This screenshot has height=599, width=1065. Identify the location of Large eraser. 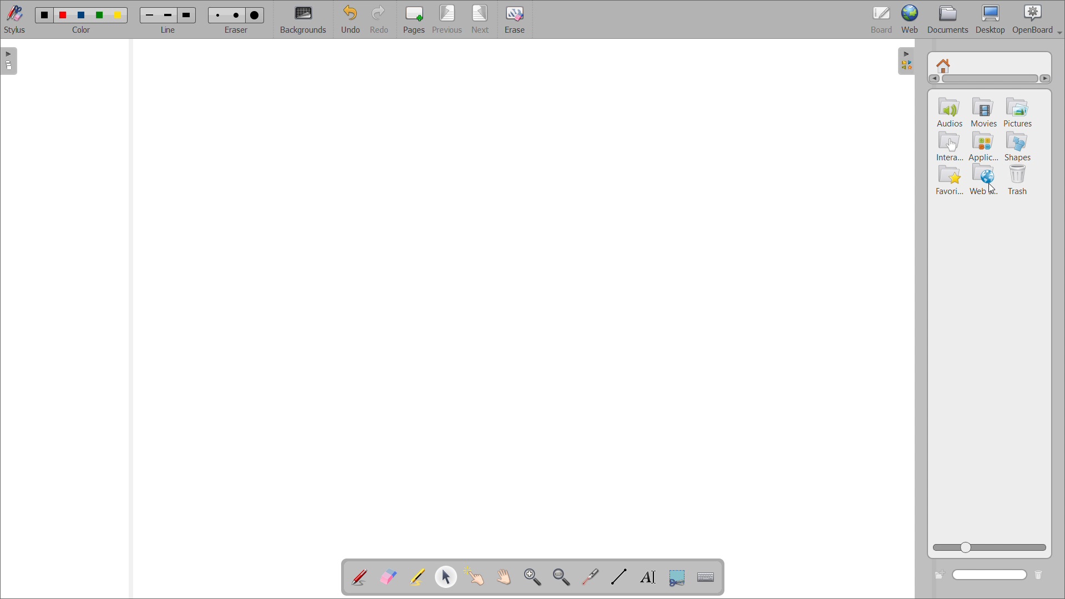
(257, 13).